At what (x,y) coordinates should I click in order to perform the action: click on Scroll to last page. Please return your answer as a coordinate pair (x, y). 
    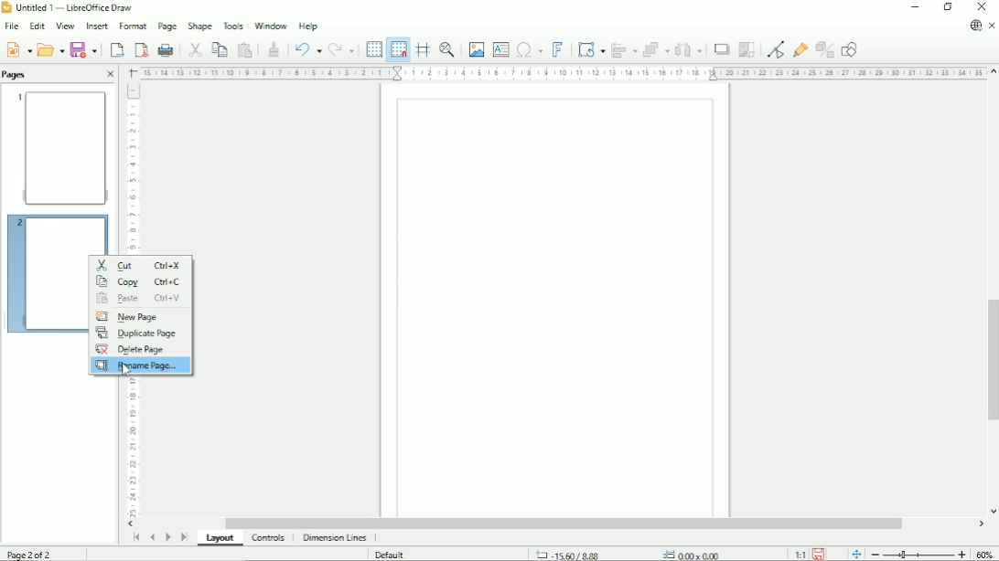
    Looking at the image, I should click on (185, 536).